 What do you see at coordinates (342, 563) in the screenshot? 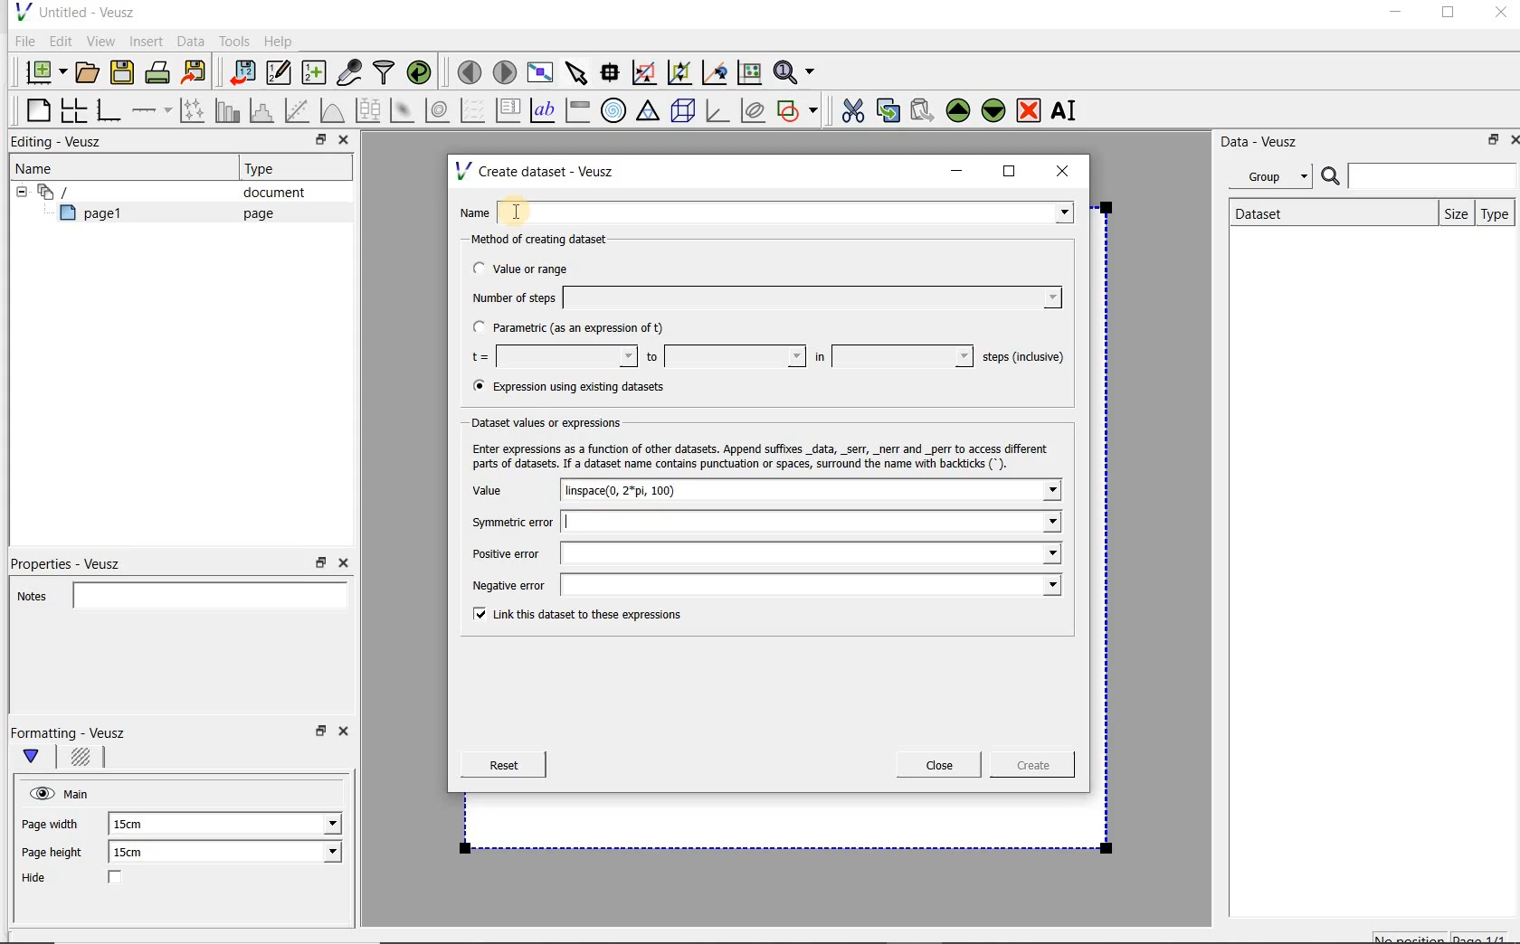
I see `Close` at bounding box center [342, 563].